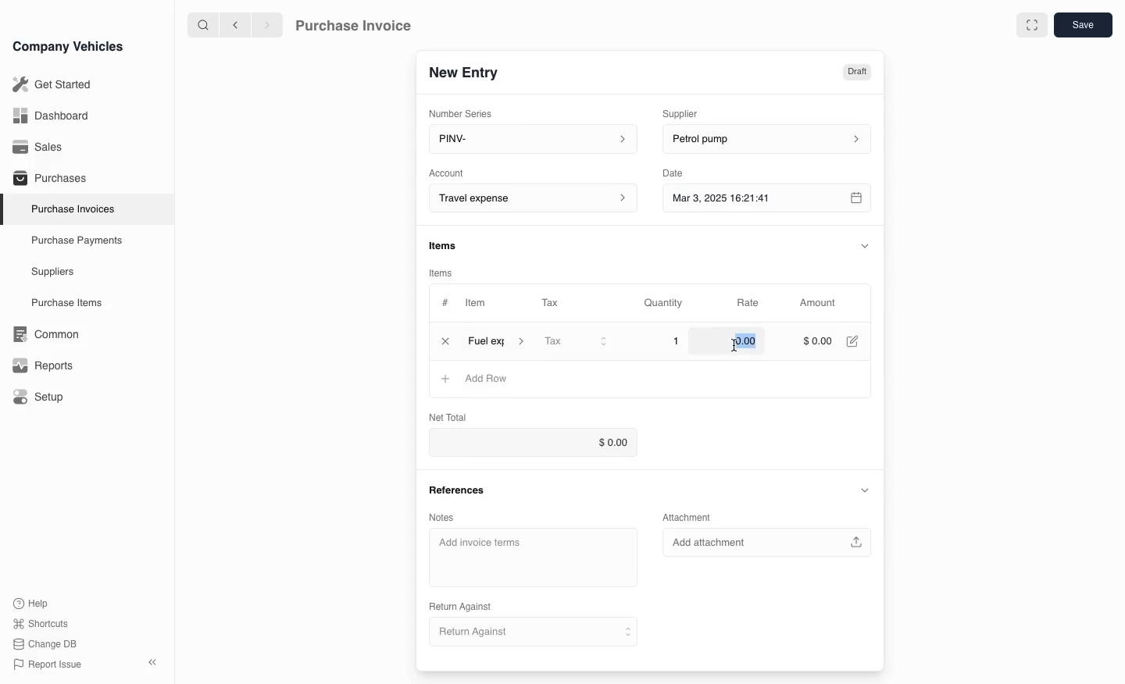 This screenshot has width=1125, height=684. What do you see at coordinates (689, 517) in the screenshot?
I see `Attachment` at bounding box center [689, 517].